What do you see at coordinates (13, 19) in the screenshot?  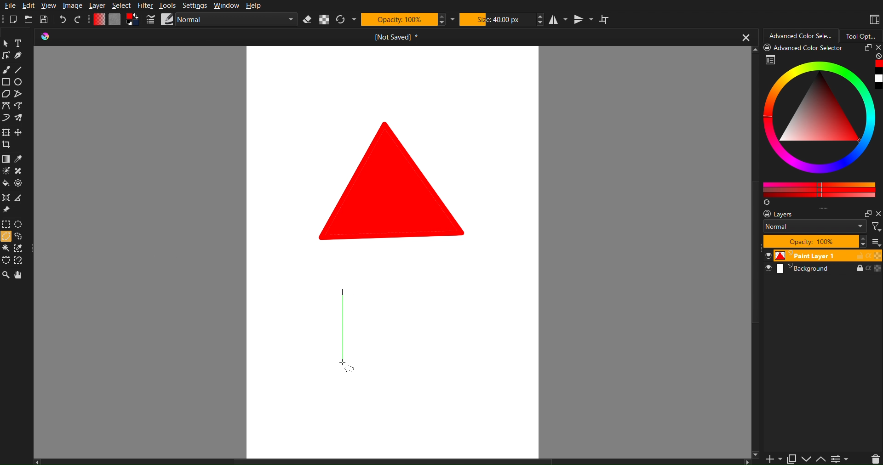 I see `New` at bounding box center [13, 19].